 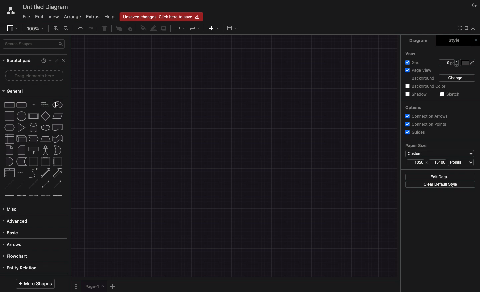 What do you see at coordinates (9, 150) in the screenshot?
I see `Note` at bounding box center [9, 150].